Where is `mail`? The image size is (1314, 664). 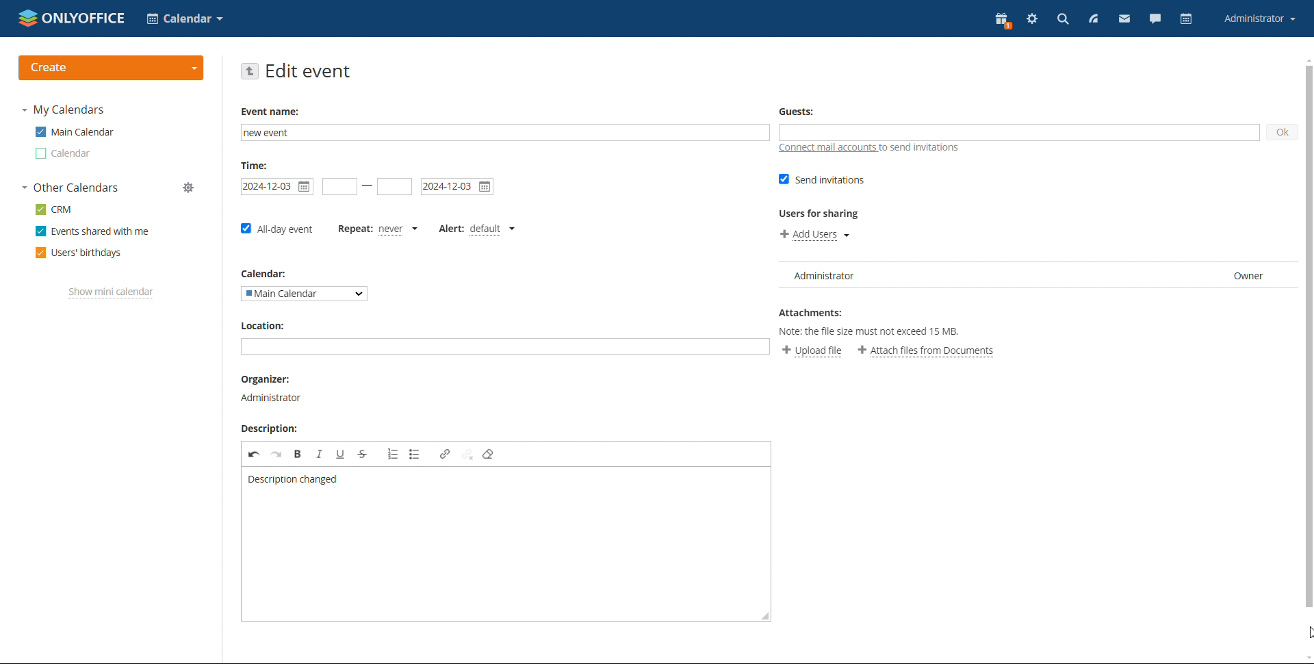
mail is located at coordinates (1124, 19).